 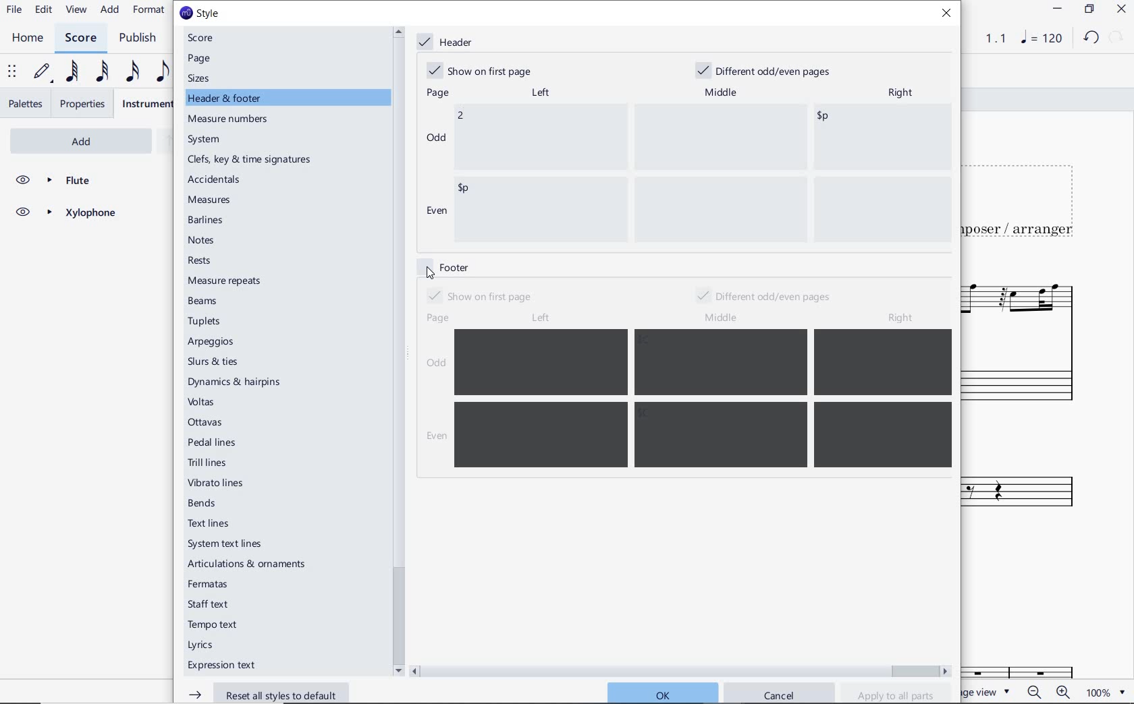 What do you see at coordinates (209, 523) in the screenshot?
I see `text lines` at bounding box center [209, 523].